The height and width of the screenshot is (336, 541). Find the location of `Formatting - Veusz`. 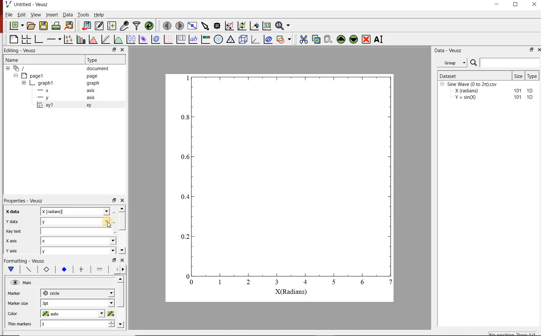

Formatting - Veusz is located at coordinates (24, 260).